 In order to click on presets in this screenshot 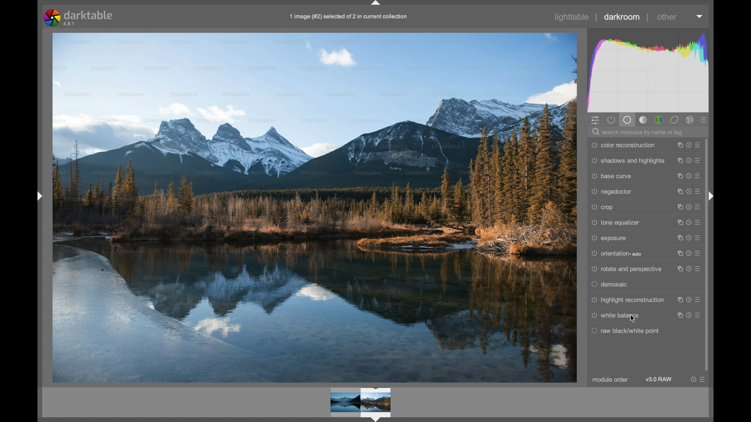, I will do `click(700, 191)`.